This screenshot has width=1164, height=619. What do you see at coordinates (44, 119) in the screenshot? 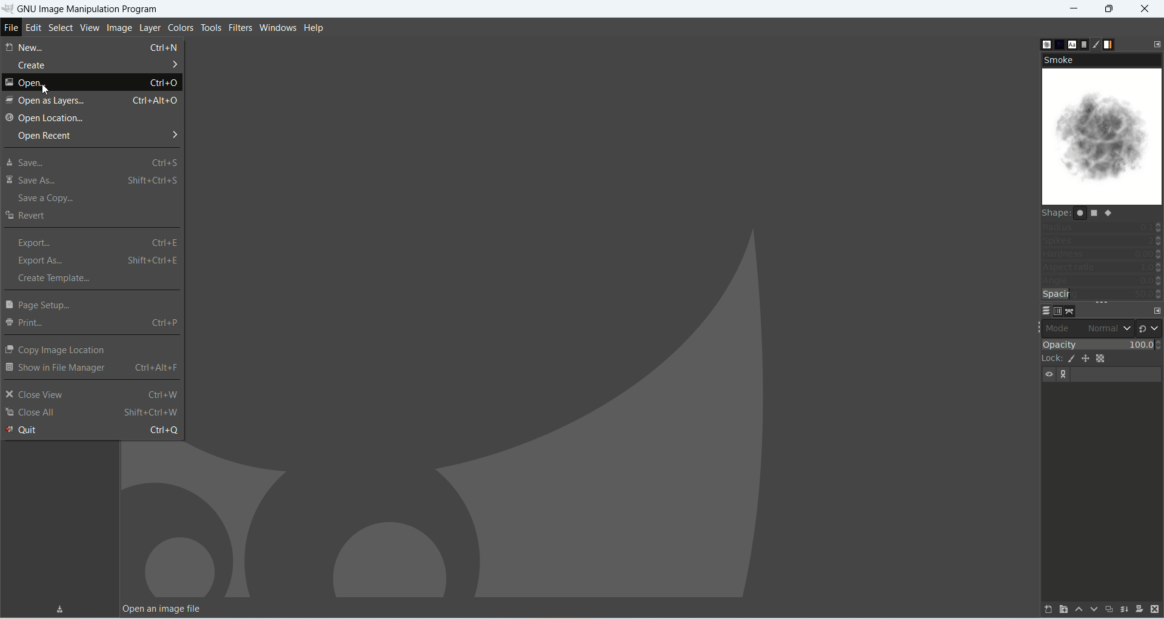
I see `open location` at bounding box center [44, 119].